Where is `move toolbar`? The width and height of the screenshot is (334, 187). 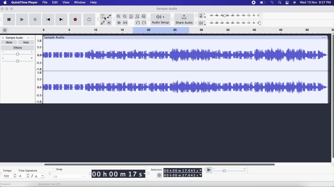
move toolbar is located at coordinates (50, 173).